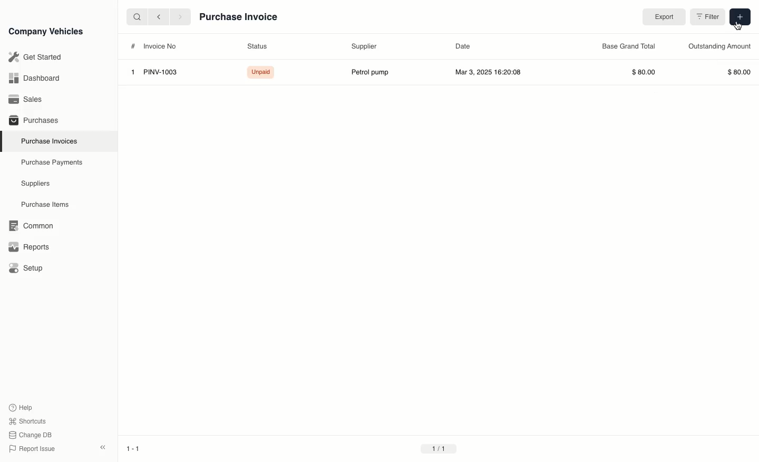 The height and width of the screenshot is (462, 759). Describe the element at coordinates (239, 17) in the screenshot. I see `Purchase Invoice` at that location.